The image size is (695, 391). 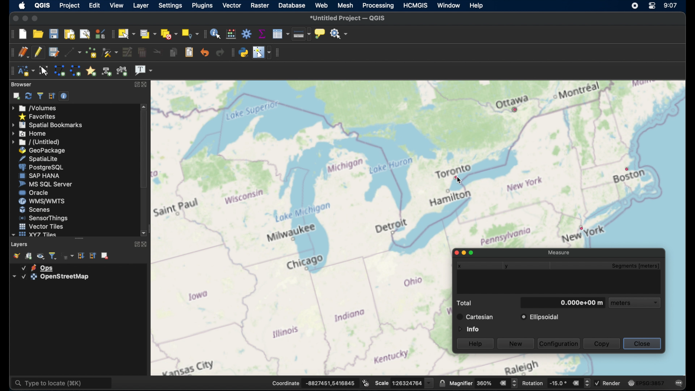 I want to click on y, so click(x=507, y=267).